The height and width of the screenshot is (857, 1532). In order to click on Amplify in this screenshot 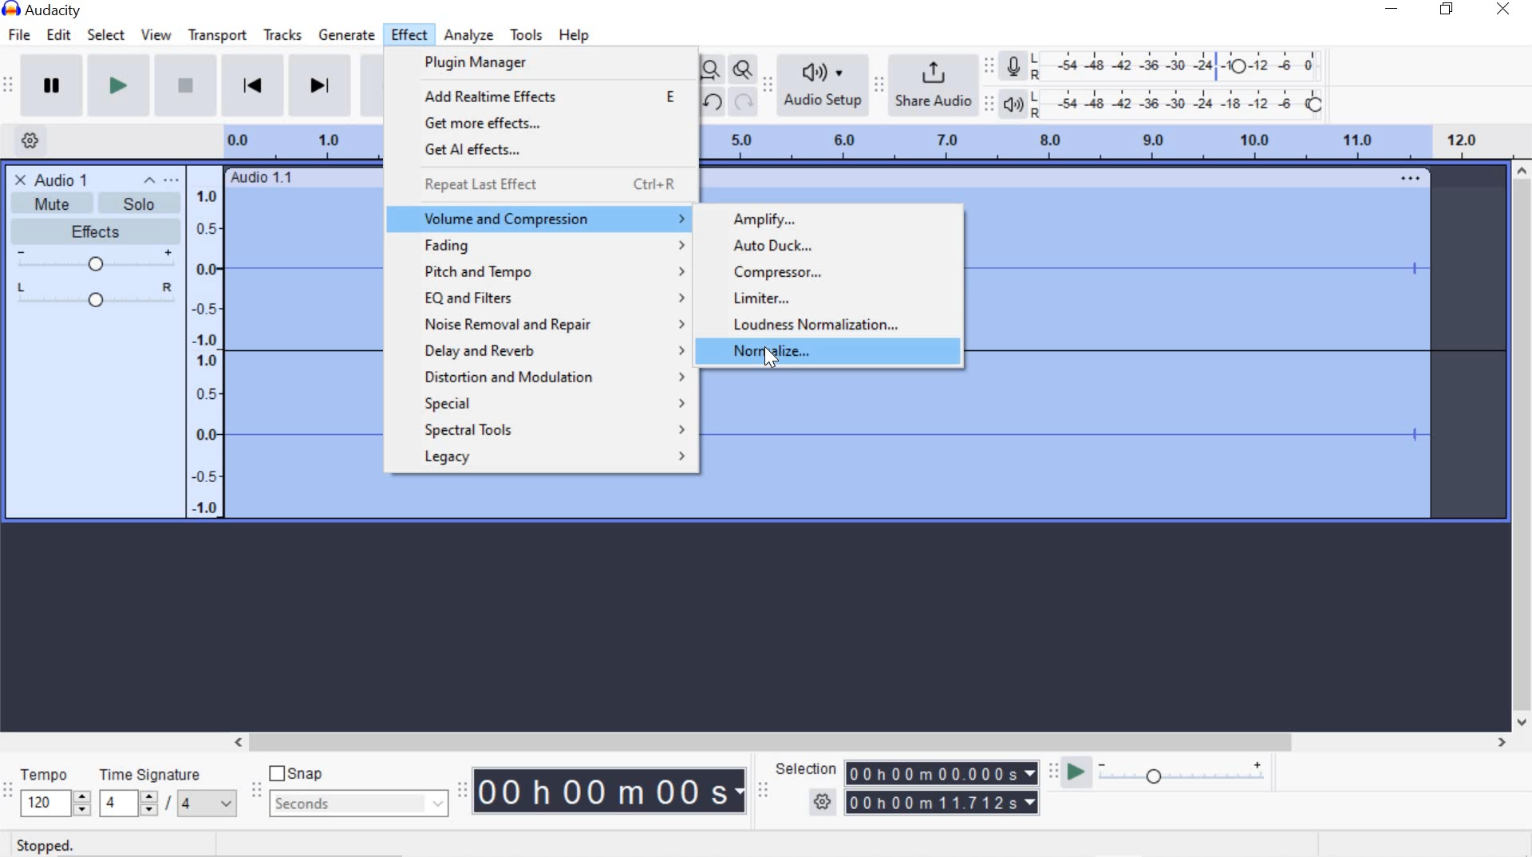, I will do `click(764, 220)`.